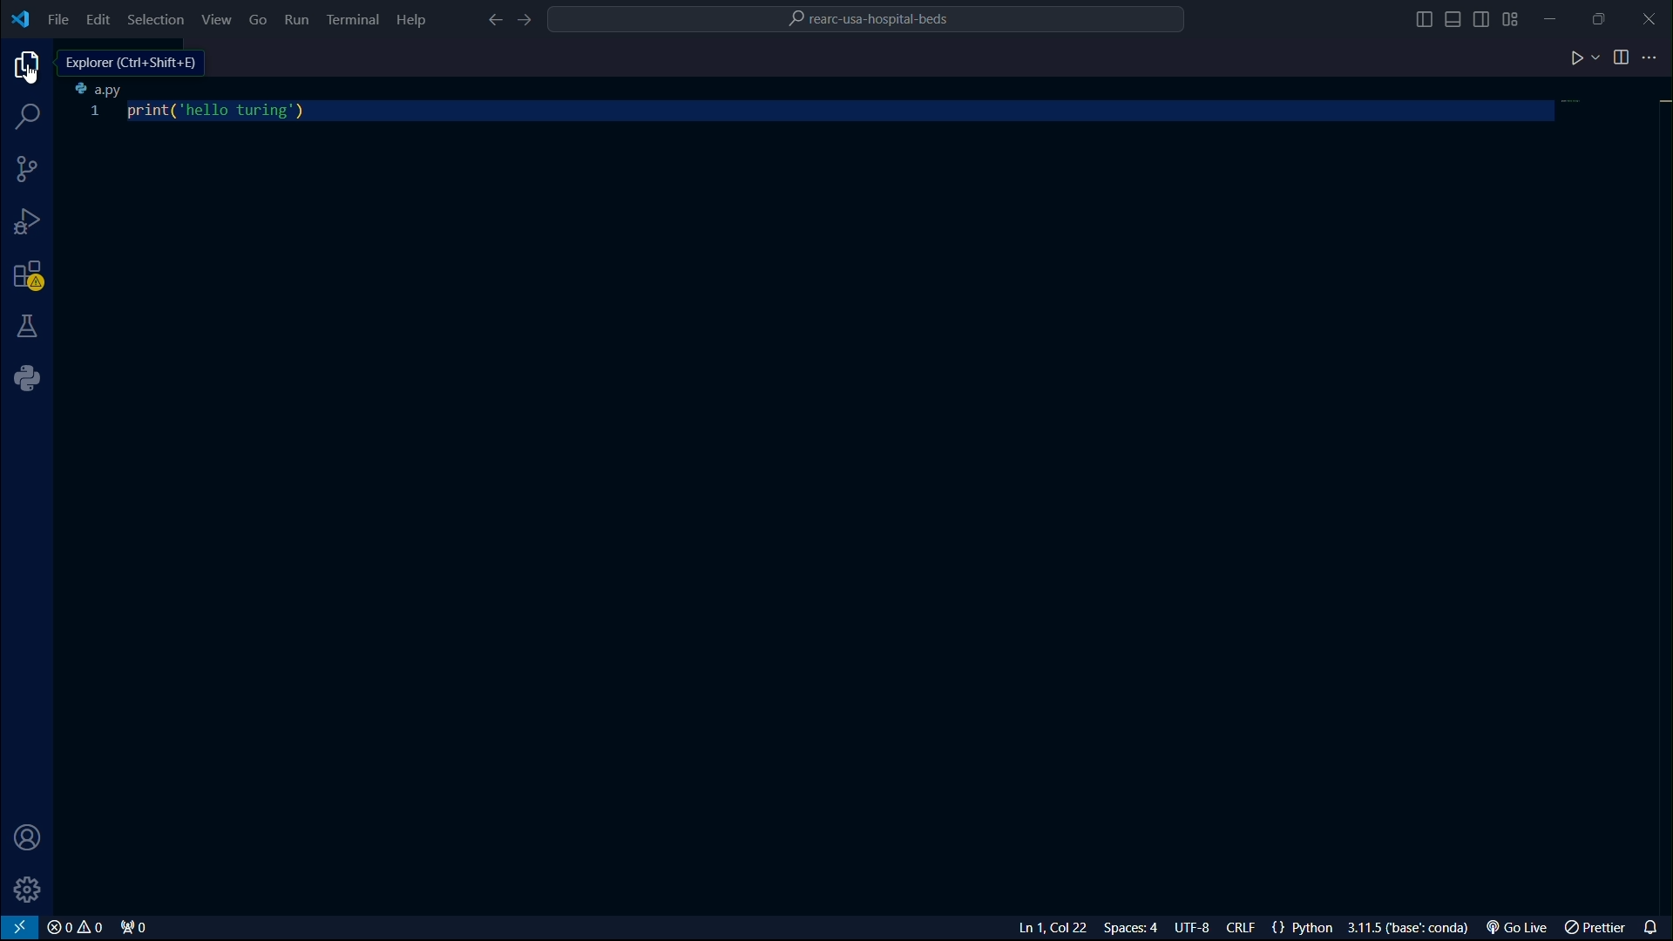 The image size is (1673, 941). Describe the element at coordinates (132, 64) in the screenshot. I see `Explorer (Ctrl+Shift+E)` at that location.